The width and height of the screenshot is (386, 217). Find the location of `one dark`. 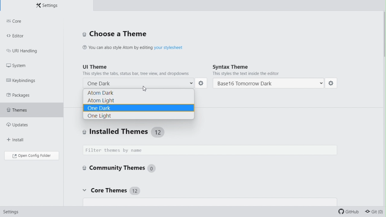

one dark is located at coordinates (139, 107).